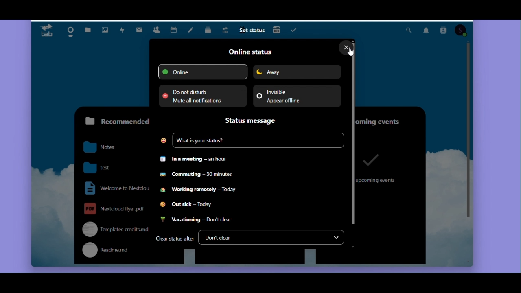  What do you see at coordinates (45, 33) in the screenshot?
I see `` at bounding box center [45, 33].